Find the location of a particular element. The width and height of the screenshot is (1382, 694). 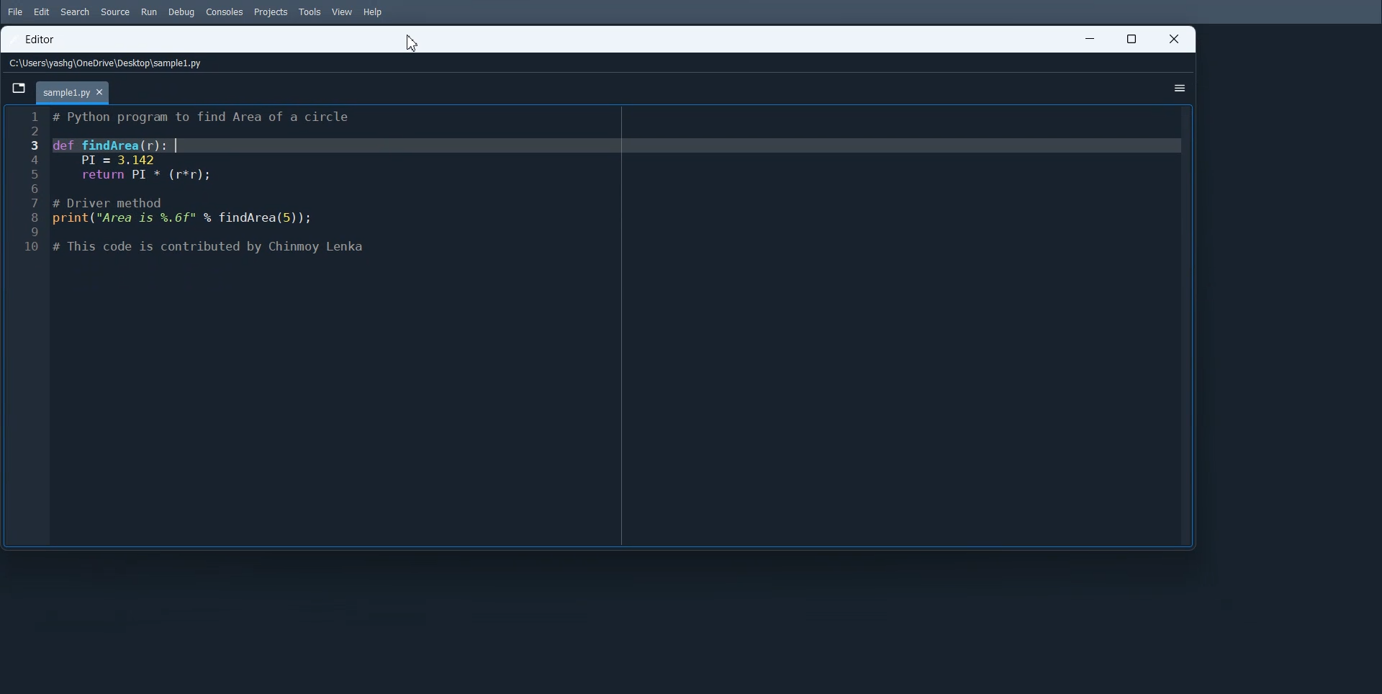

Source is located at coordinates (116, 12).